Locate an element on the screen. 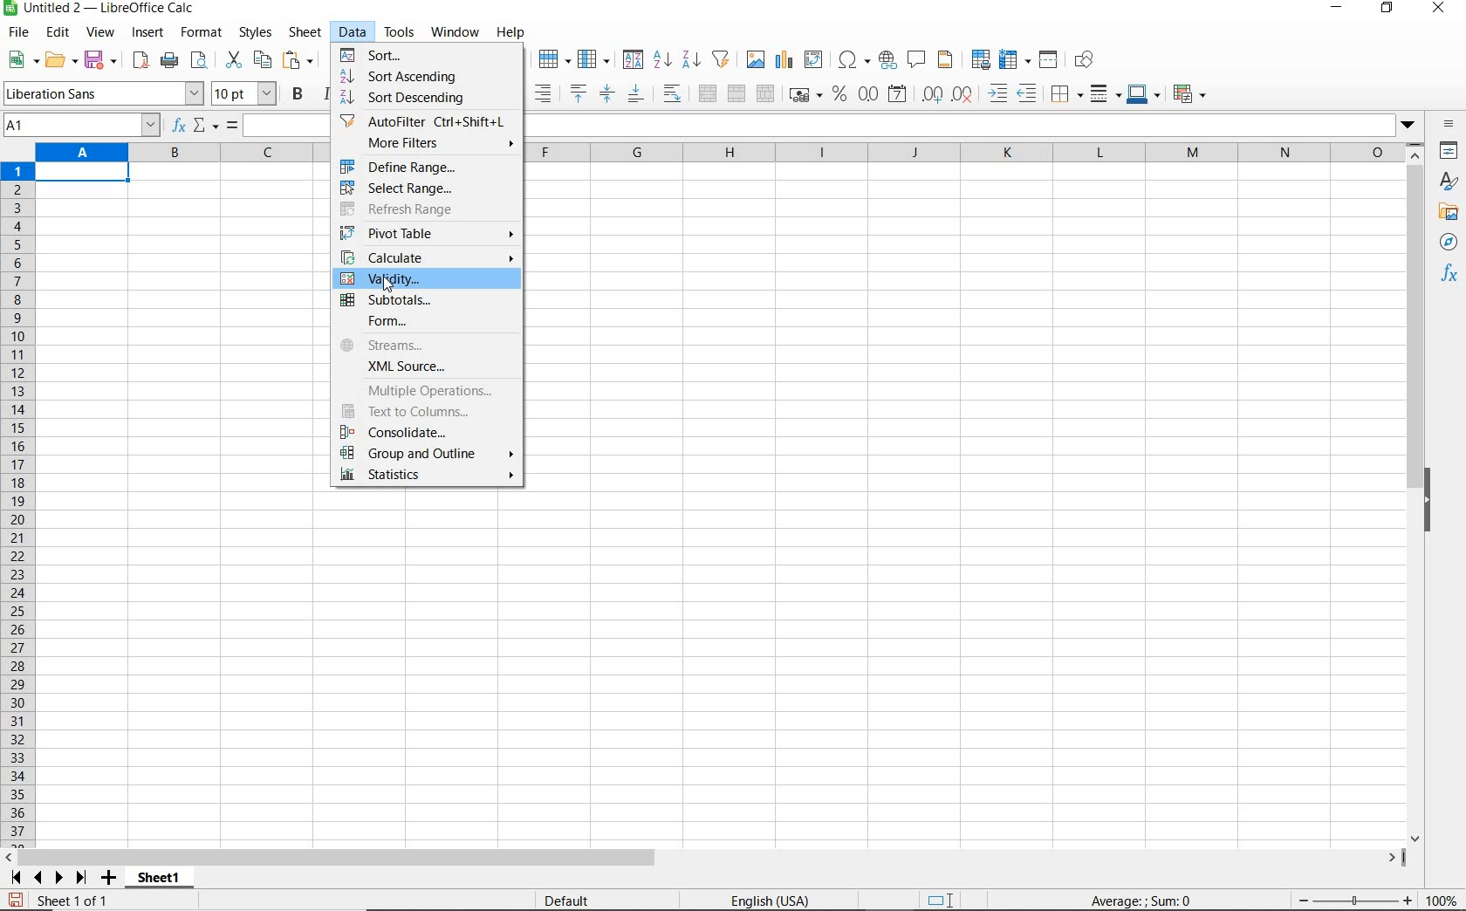 Image resolution: width=1466 pixels, height=911 pixels. Data is located at coordinates (354, 31).